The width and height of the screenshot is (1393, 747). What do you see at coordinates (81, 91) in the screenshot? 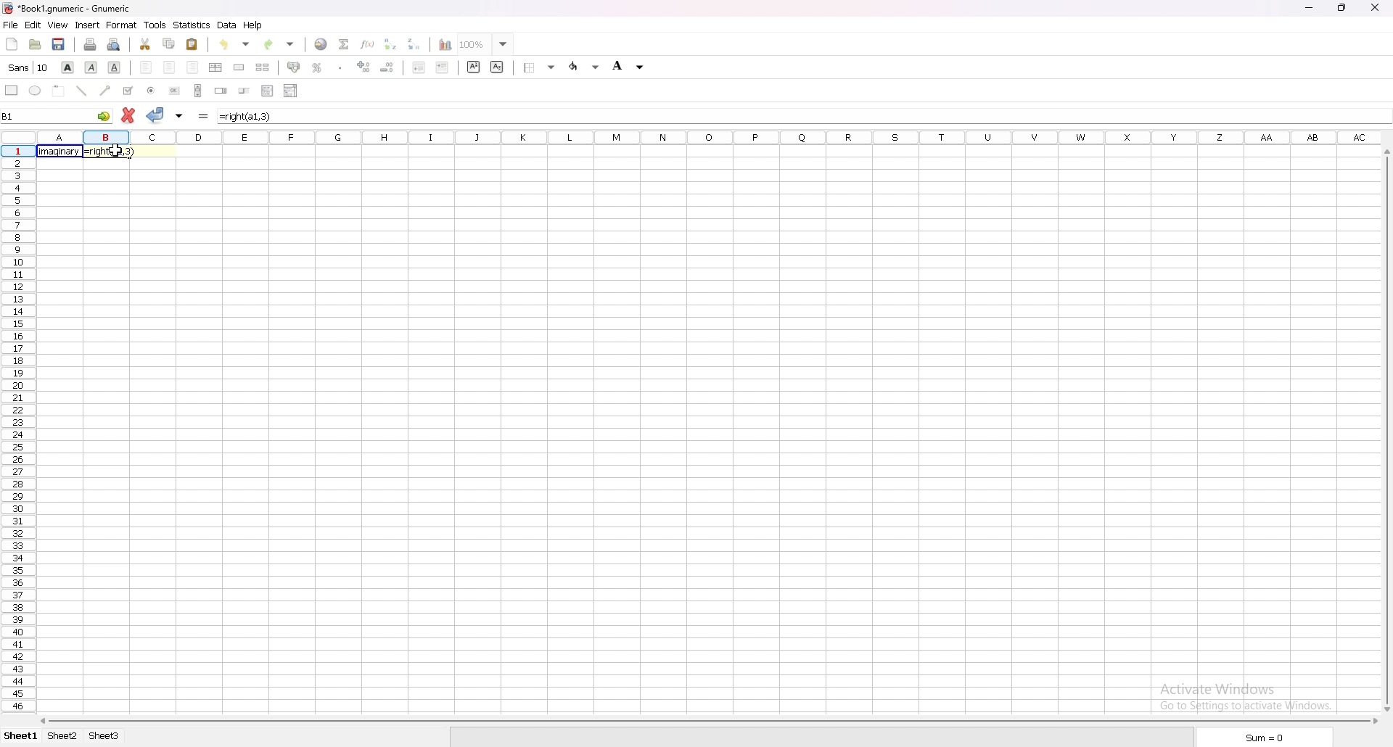
I see `line` at bounding box center [81, 91].